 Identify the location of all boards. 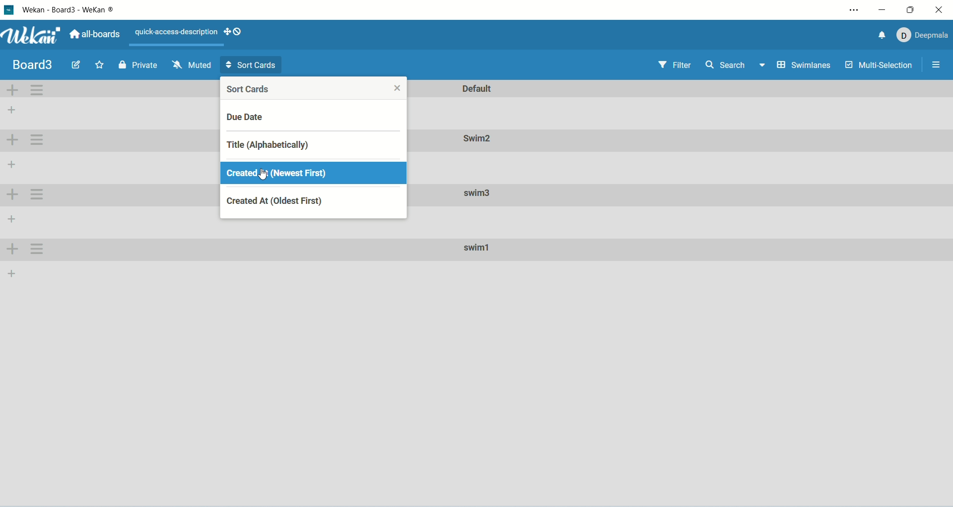
(97, 35).